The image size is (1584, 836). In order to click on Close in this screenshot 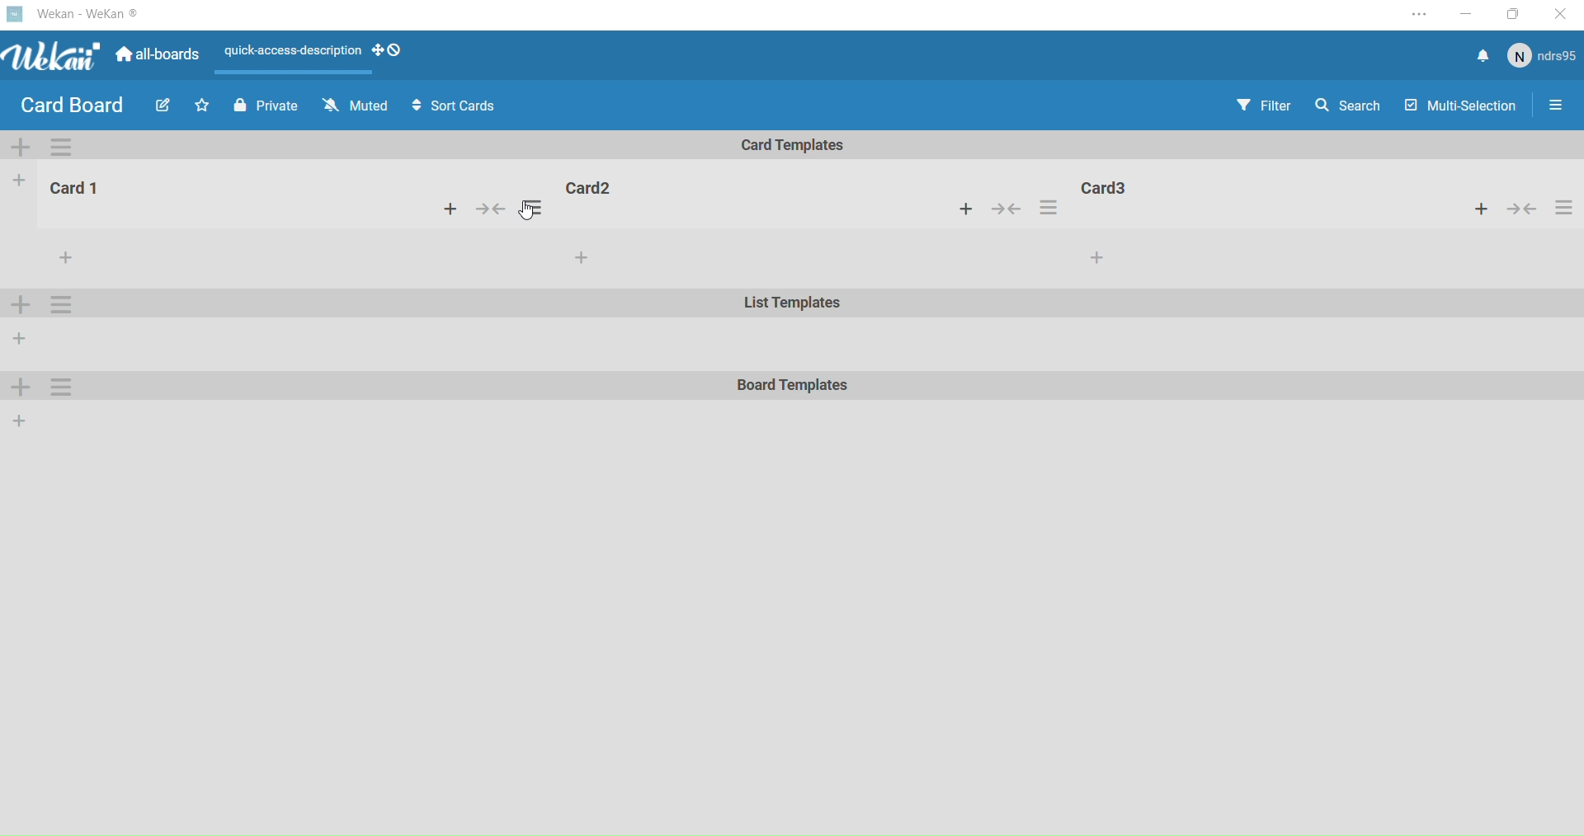, I will do `click(1563, 12)`.